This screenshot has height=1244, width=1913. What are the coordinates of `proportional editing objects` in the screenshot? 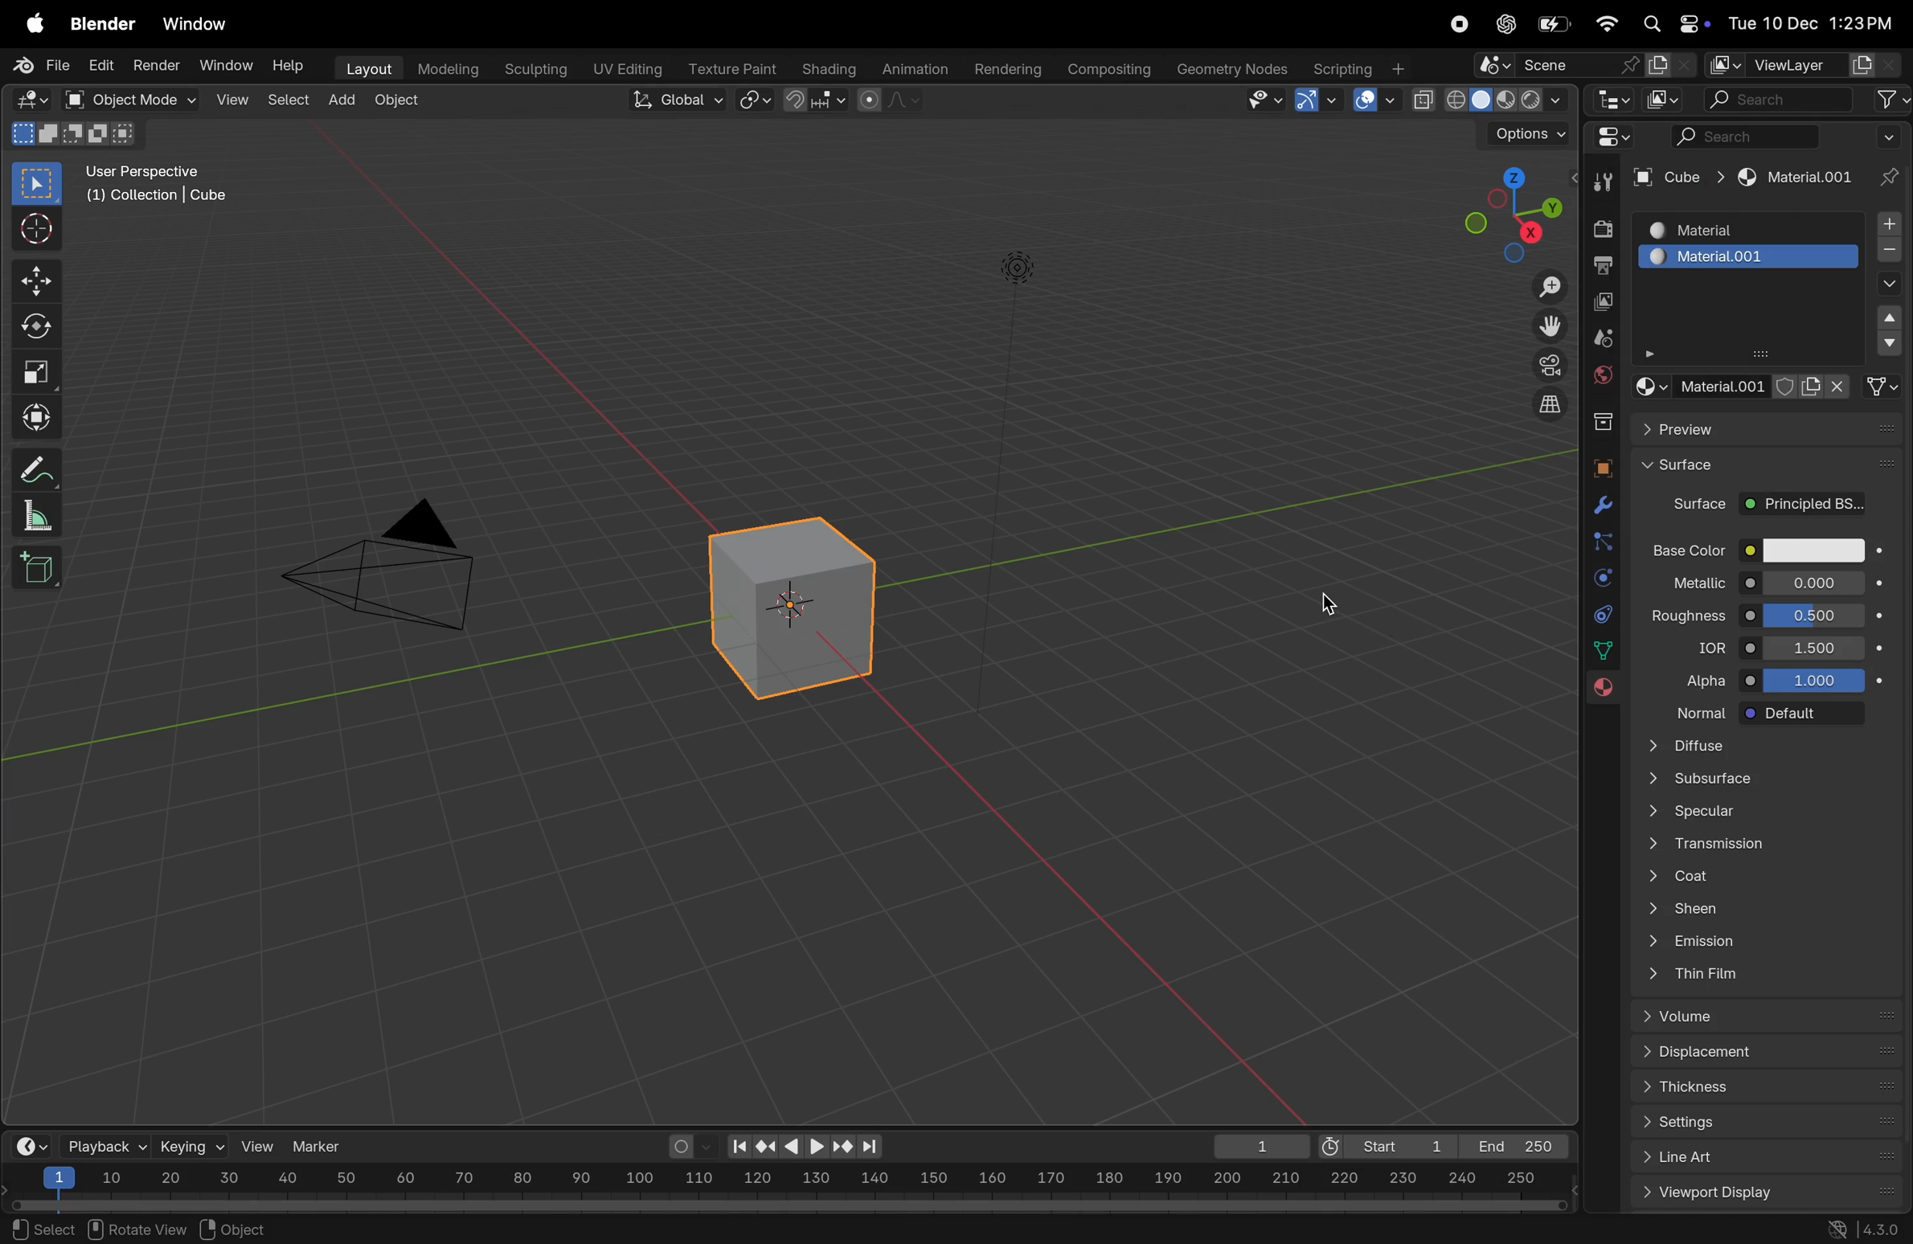 It's located at (892, 102).